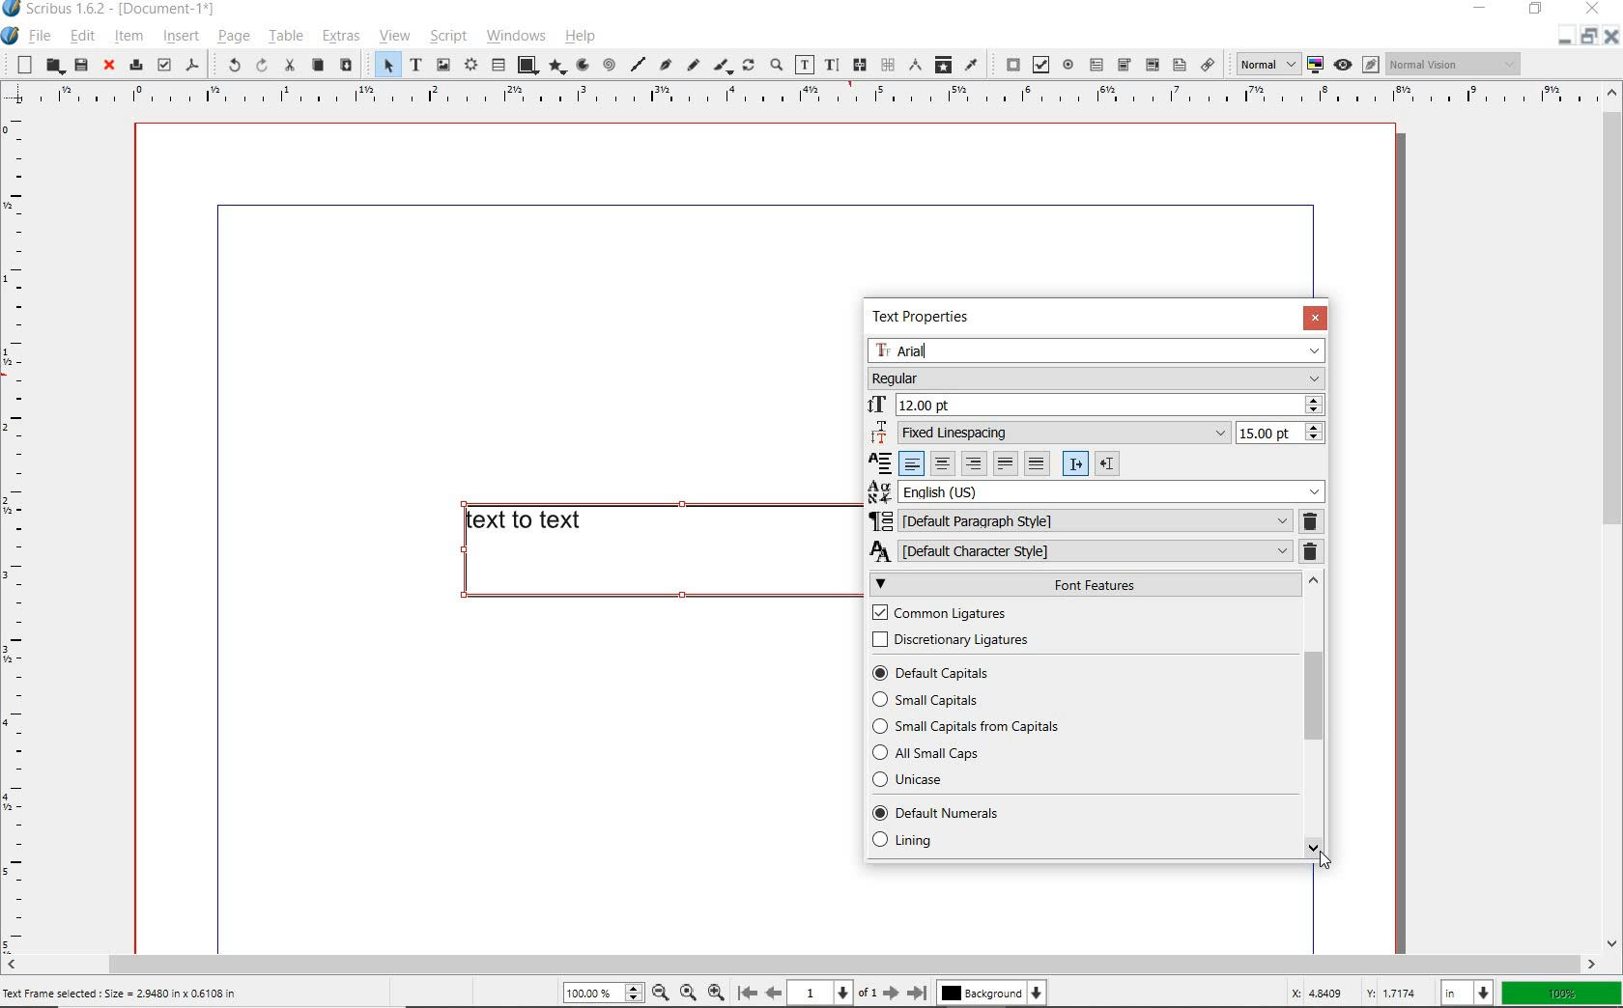  I want to click on freehand line, so click(691, 66).